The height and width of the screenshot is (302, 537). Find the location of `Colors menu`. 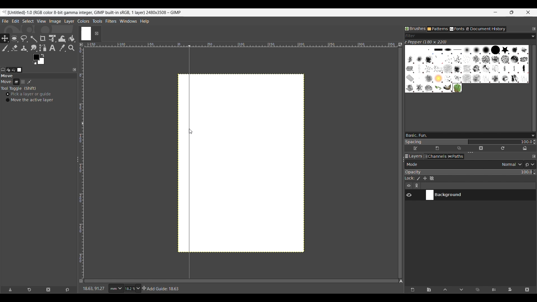

Colors menu is located at coordinates (83, 21).